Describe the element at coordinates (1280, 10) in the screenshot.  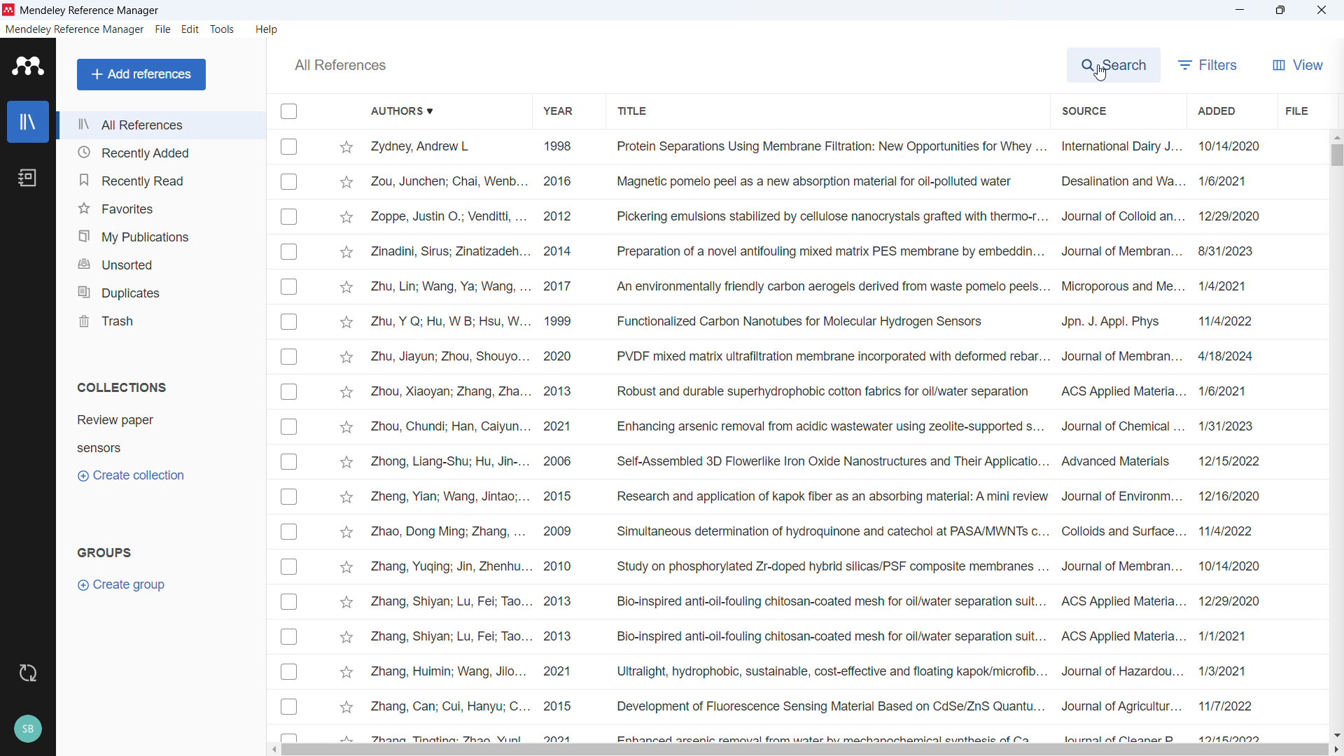
I see `Maximize ` at that location.